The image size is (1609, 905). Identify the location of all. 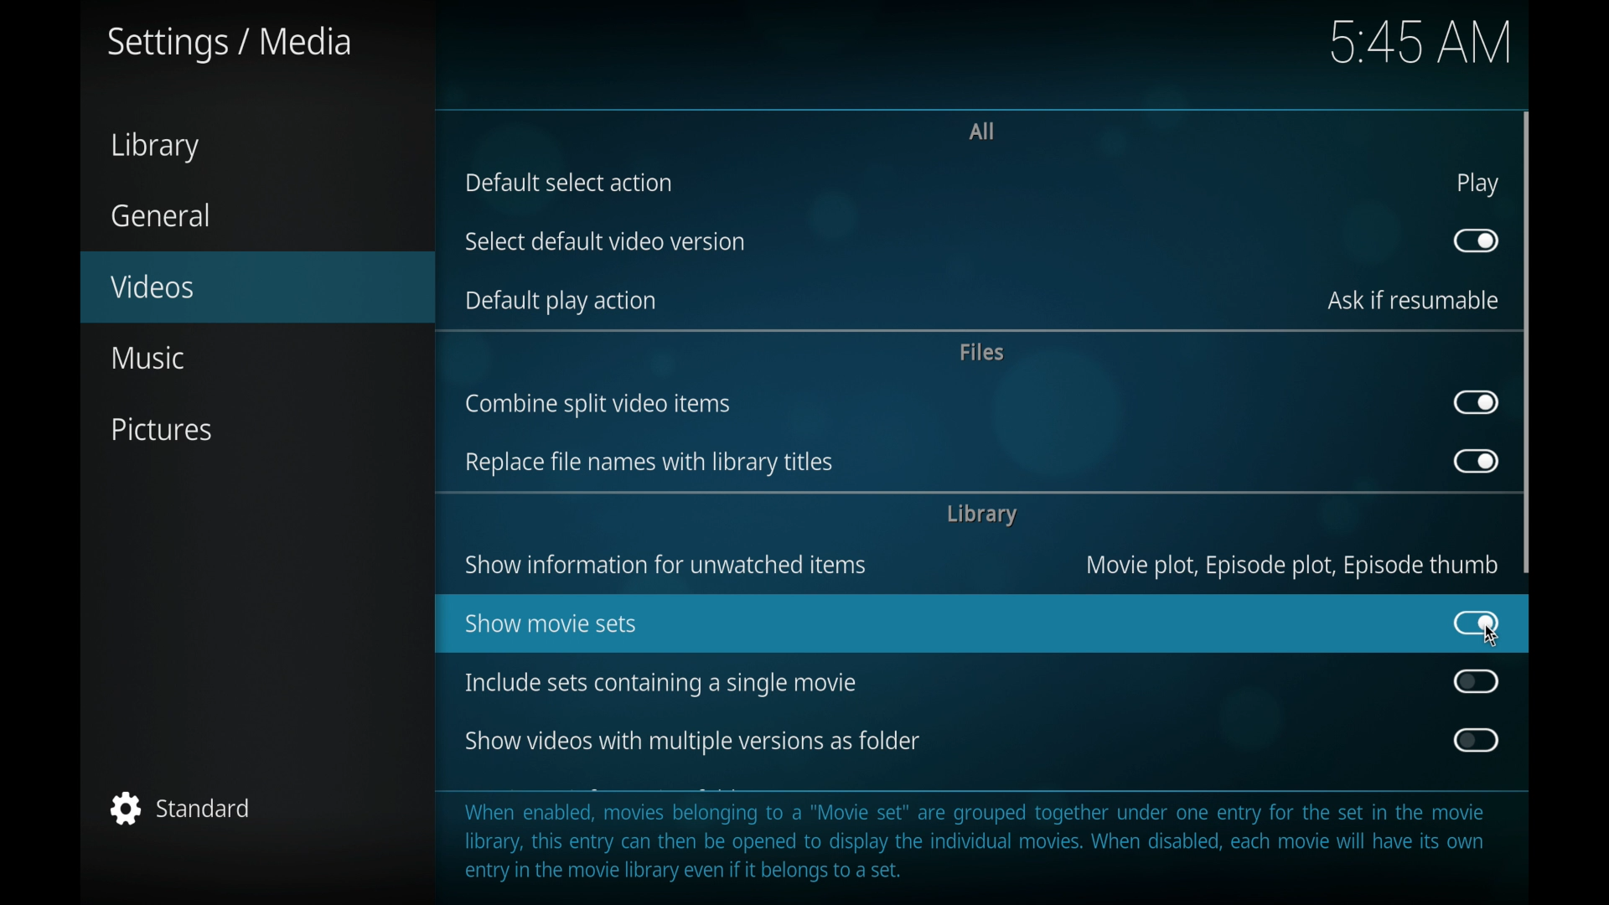
(982, 132).